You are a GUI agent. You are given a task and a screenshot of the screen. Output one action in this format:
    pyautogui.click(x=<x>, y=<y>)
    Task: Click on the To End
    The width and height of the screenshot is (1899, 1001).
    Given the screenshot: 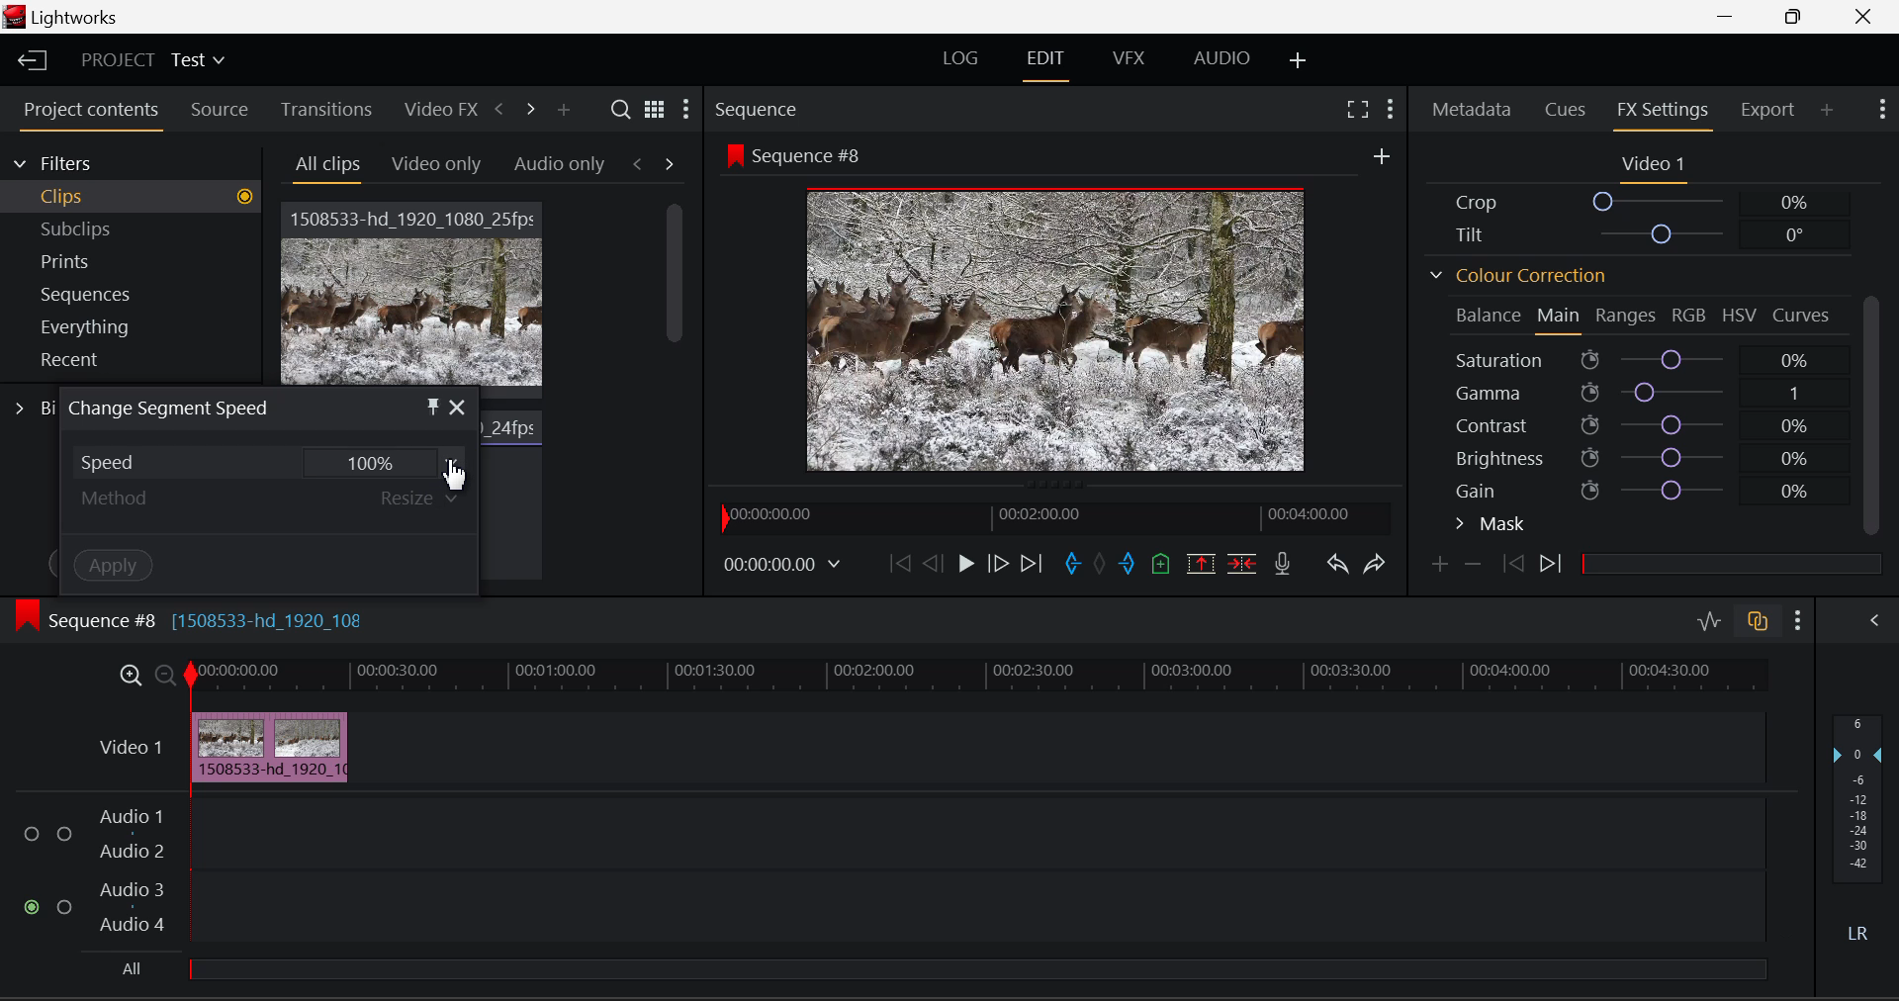 What is the action you would take?
    pyautogui.click(x=1032, y=566)
    